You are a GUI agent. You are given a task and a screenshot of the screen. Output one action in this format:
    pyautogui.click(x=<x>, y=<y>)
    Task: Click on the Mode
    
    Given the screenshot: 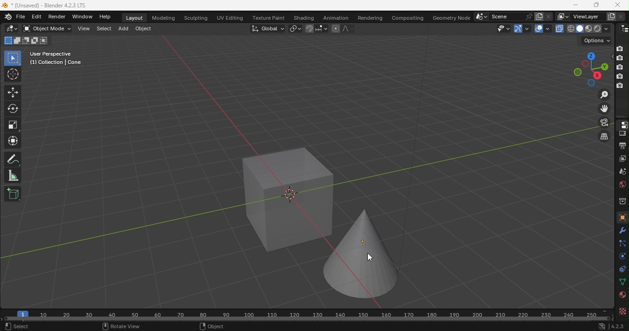 What is the action you would take?
    pyautogui.click(x=46, y=40)
    